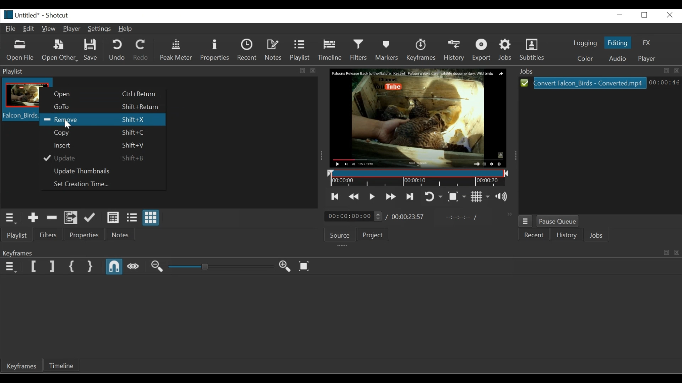 The height and width of the screenshot is (383, 682). What do you see at coordinates (73, 267) in the screenshot?
I see `Set First Simple Keyframe` at bounding box center [73, 267].